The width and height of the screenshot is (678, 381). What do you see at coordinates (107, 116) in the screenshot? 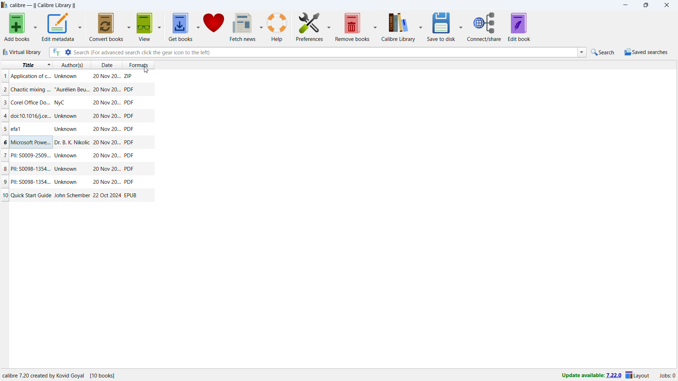
I see `date` at bounding box center [107, 116].